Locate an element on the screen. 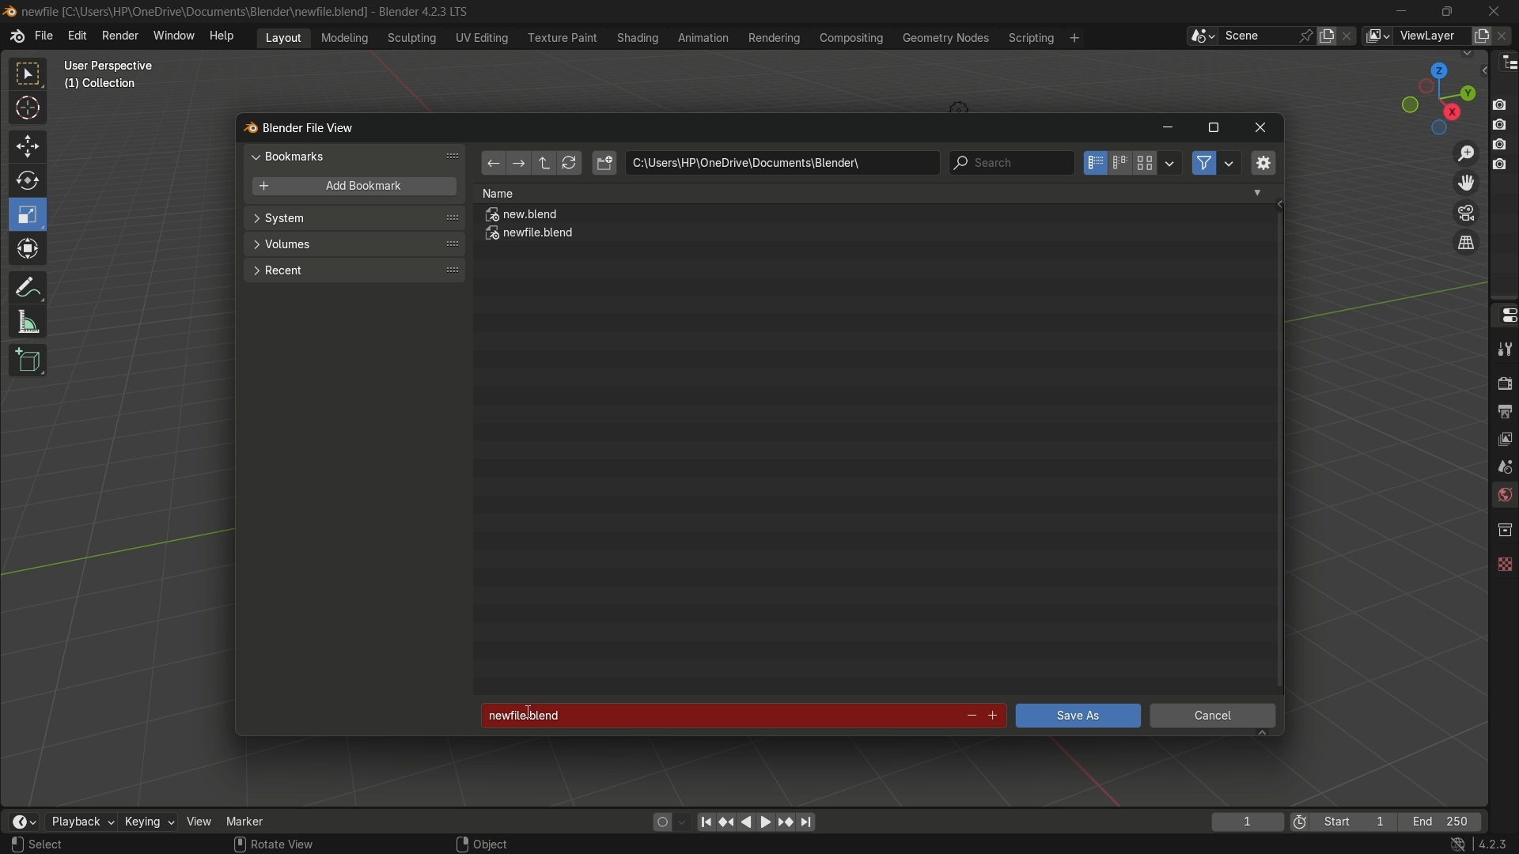 Image resolution: width=1519 pixels, height=854 pixels. scene is located at coordinates (1502, 466).